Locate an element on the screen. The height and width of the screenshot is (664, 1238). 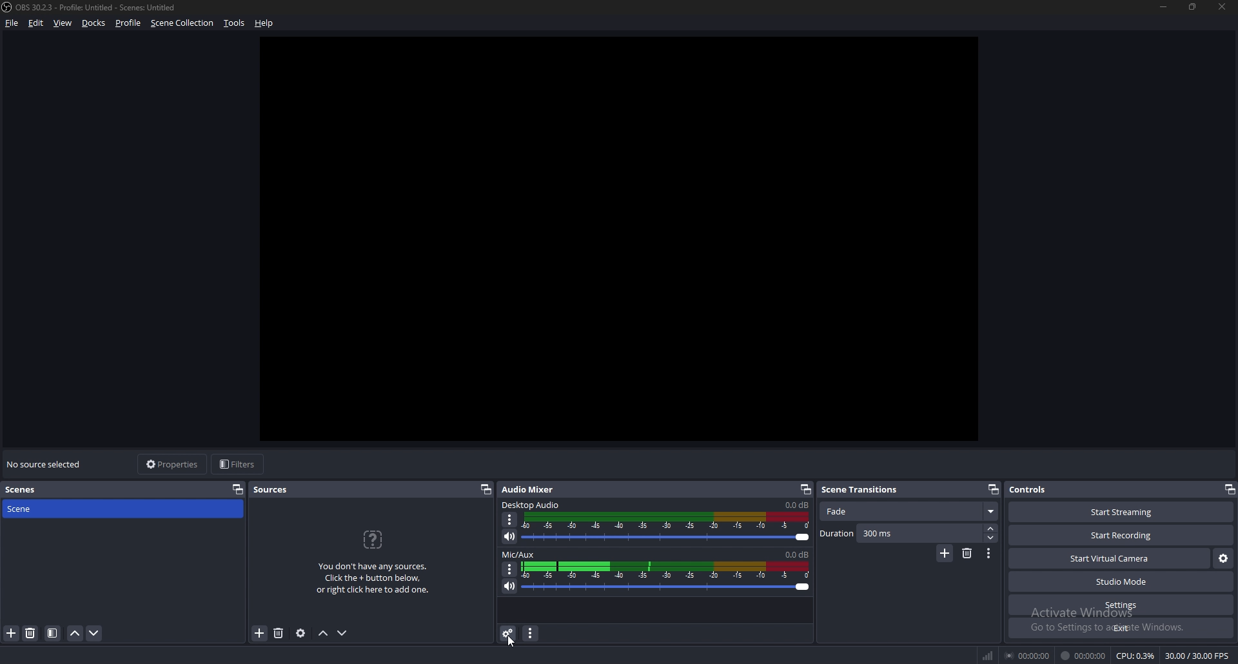
duration is located at coordinates (900, 534).